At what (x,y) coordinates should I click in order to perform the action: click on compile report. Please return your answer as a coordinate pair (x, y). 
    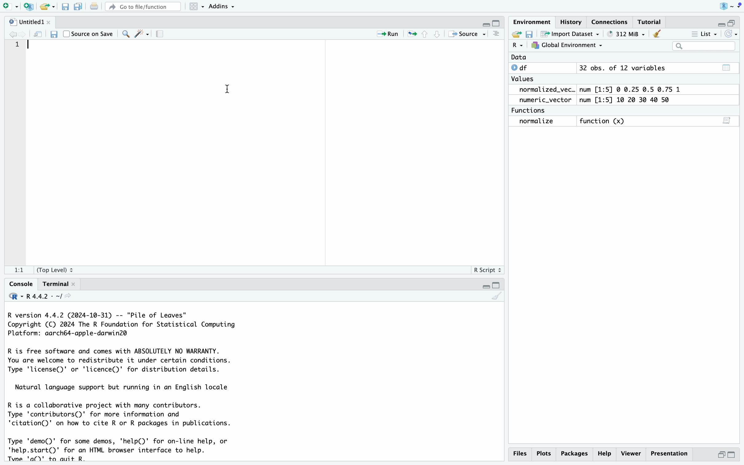
    Looking at the image, I should click on (163, 35).